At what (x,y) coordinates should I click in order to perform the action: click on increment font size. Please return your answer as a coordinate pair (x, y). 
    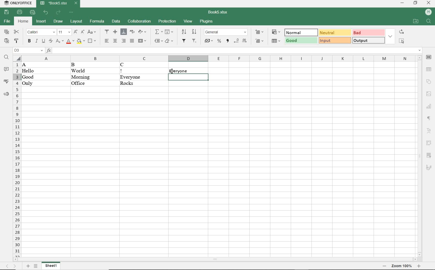
    Looking at the image, I should click on (76, 32).